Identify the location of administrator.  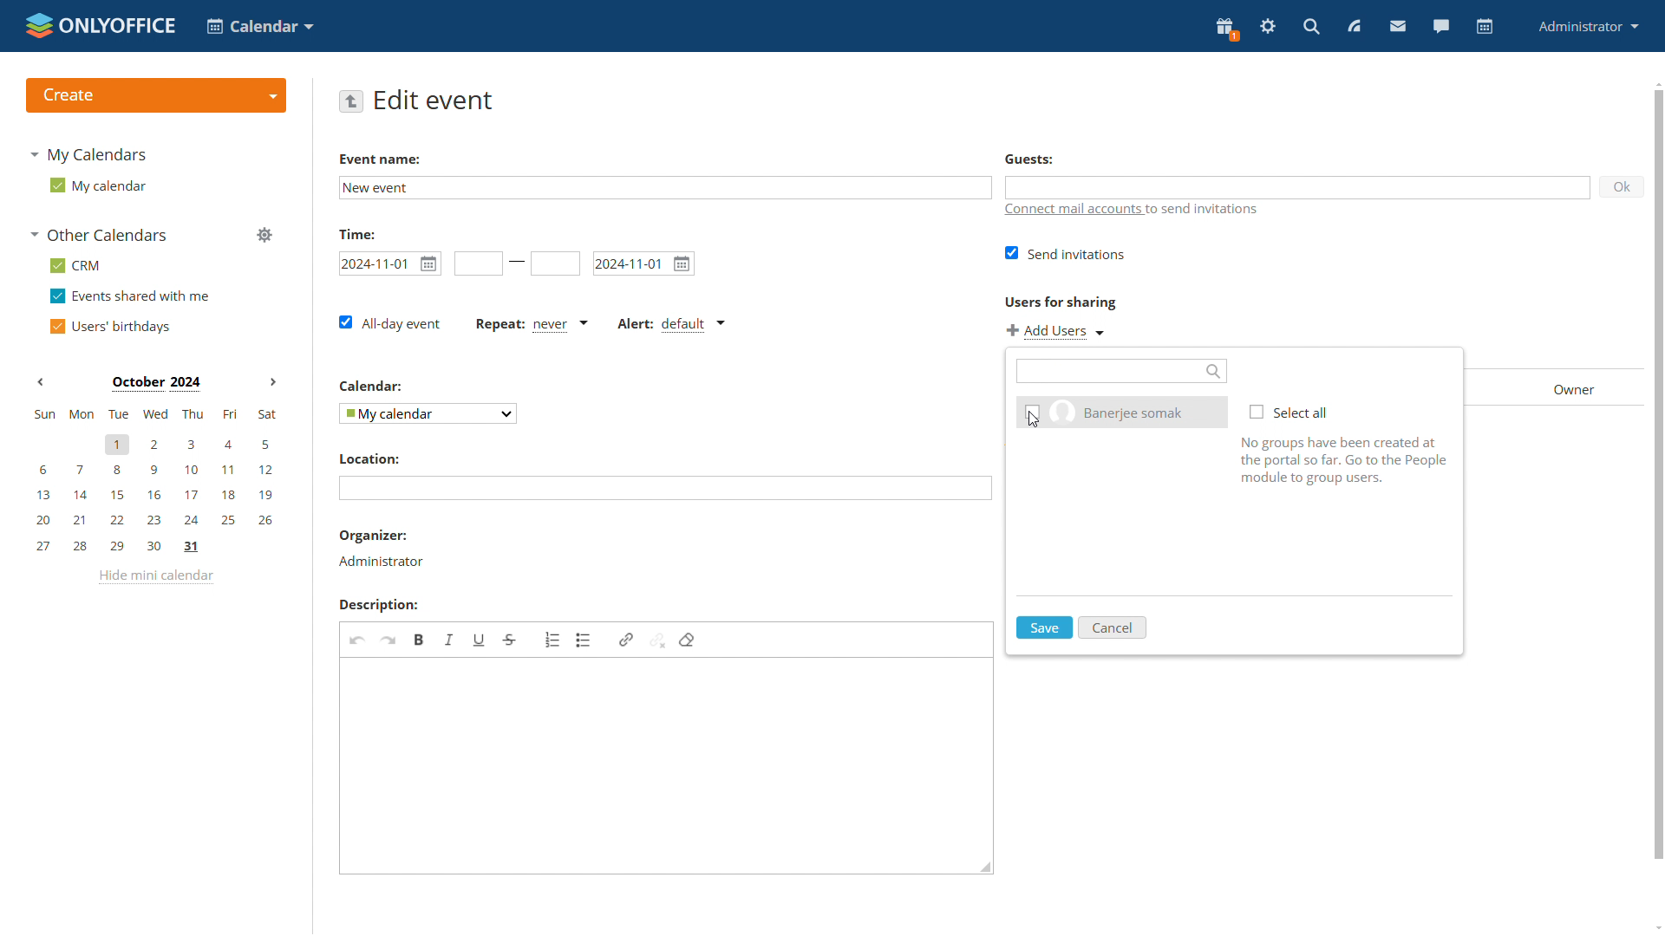
(1589, 26).